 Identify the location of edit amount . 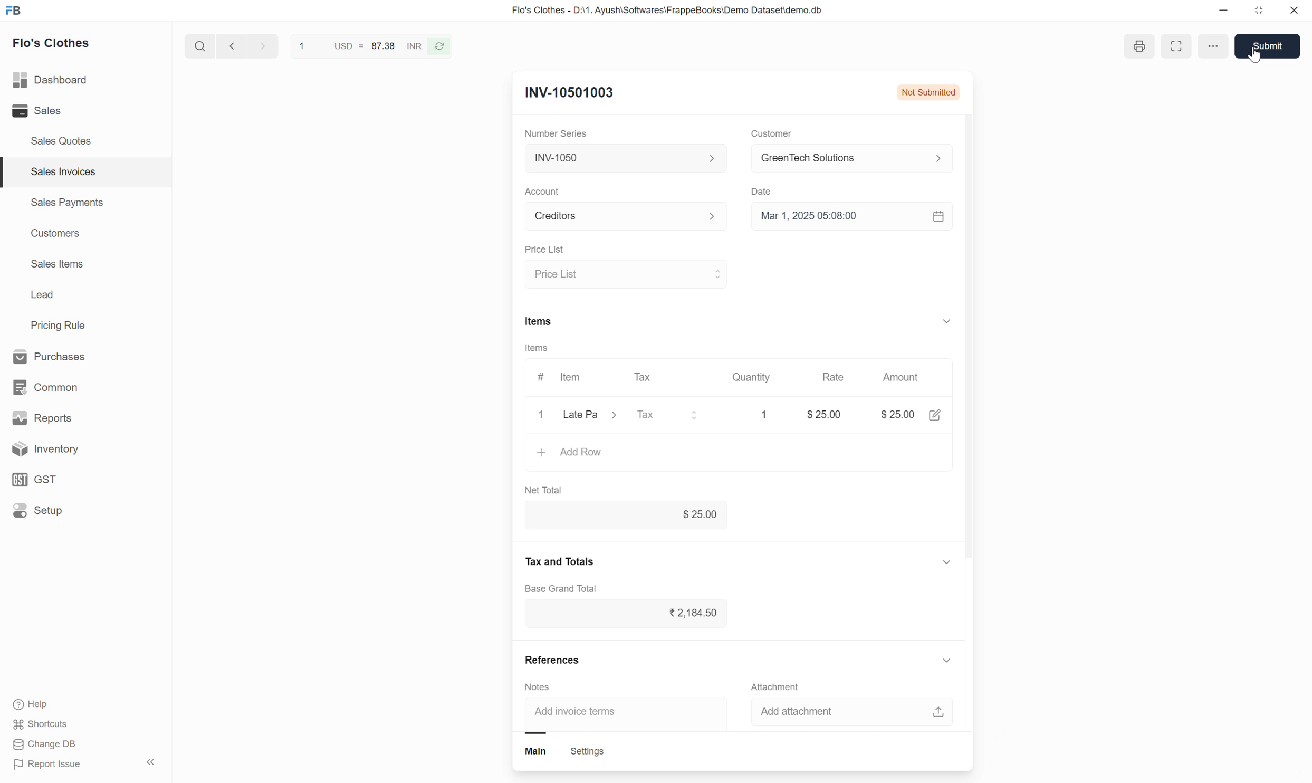
(937, 416).